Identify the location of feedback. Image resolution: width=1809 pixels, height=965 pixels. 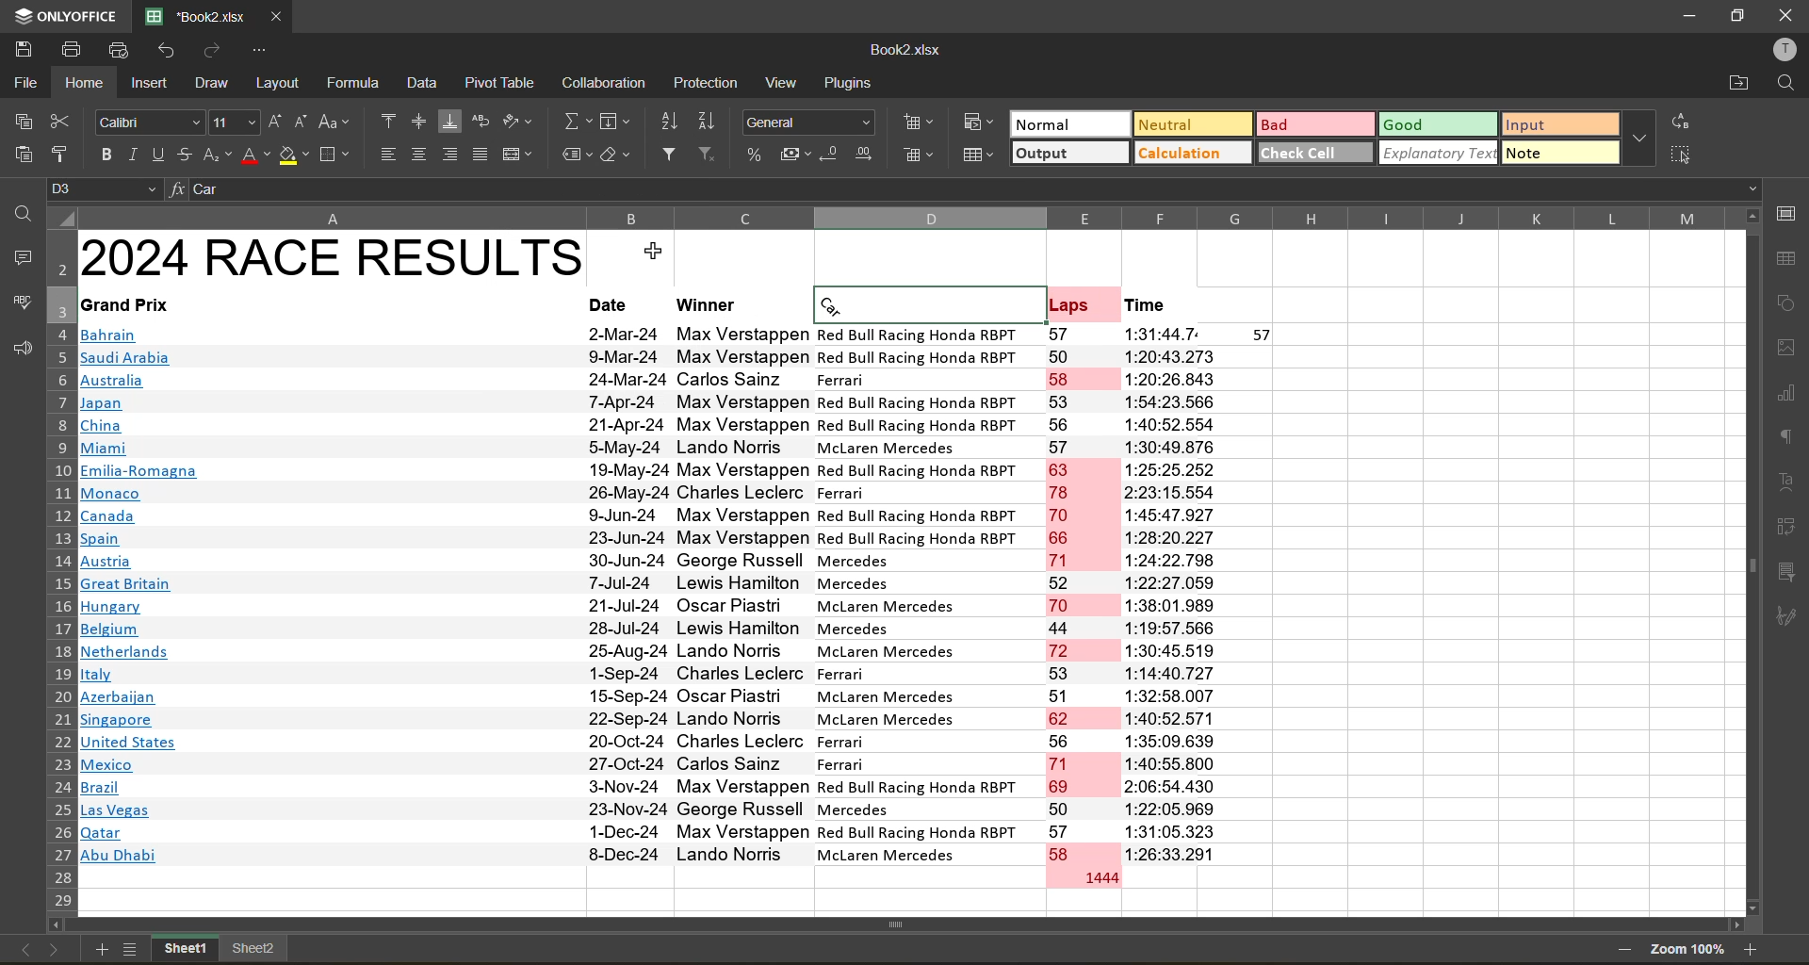
(19, 350).